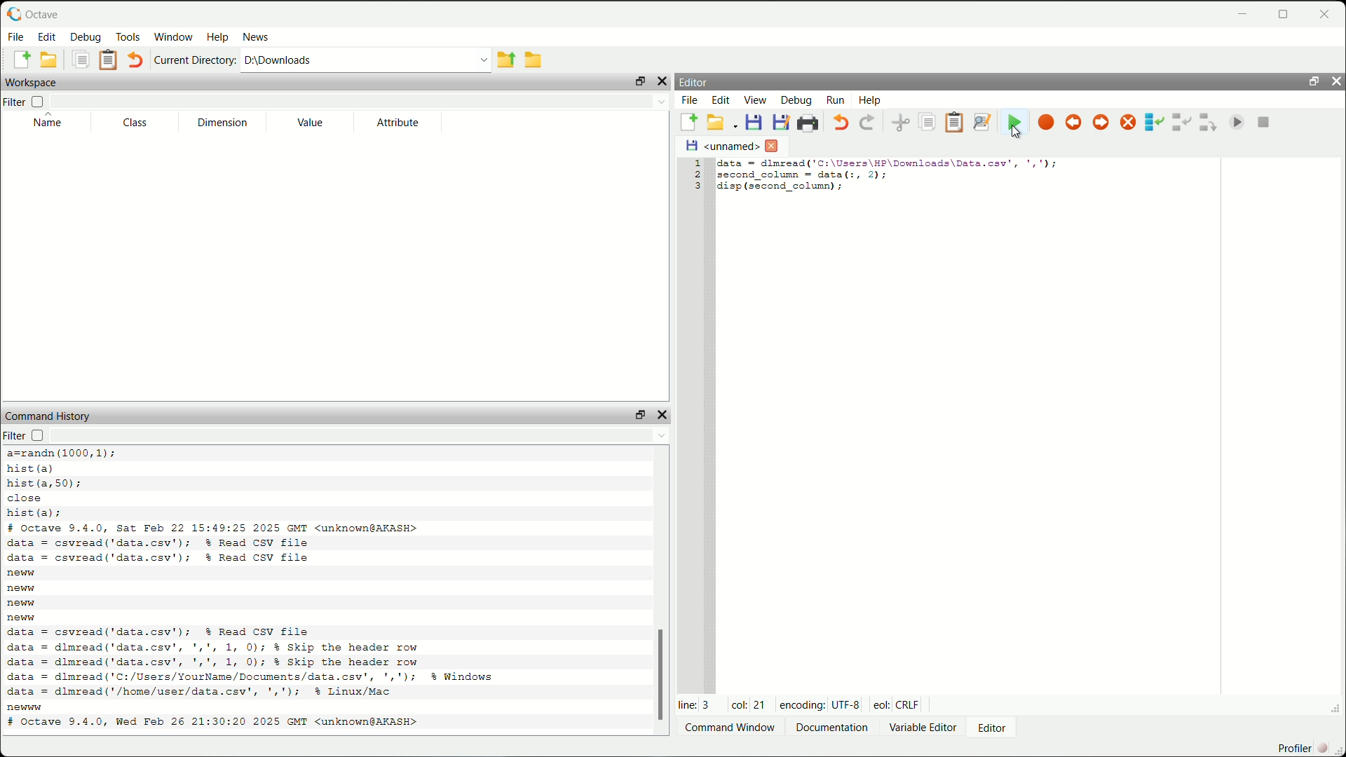 This screenshot has height=757, width=1346. What do you see at coordinates (655, 672) in the screenshot?
I see `scrollbar` at bounding box center [655, 672].